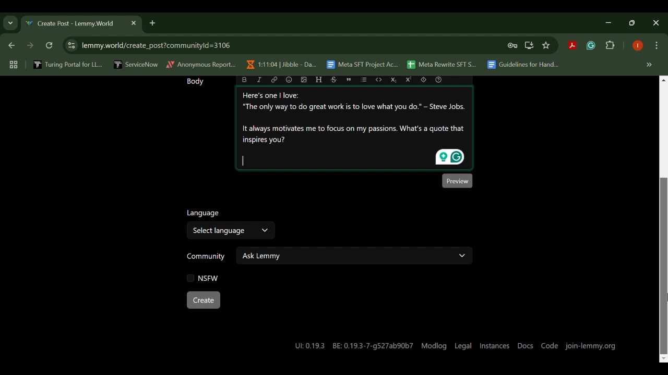 Image resolution: width=668 pixels, height=375 pixels. Describe the element at coordinates (354, 346) in the screenshot. I see `UL0.19.3 BE: 0.19.3-7-g527ab90b7` at that location.